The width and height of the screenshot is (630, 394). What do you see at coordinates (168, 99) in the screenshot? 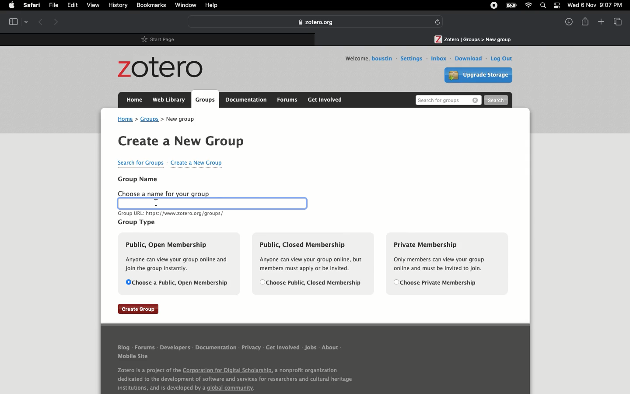
I see `Web library` at bounding box center [168, 99].